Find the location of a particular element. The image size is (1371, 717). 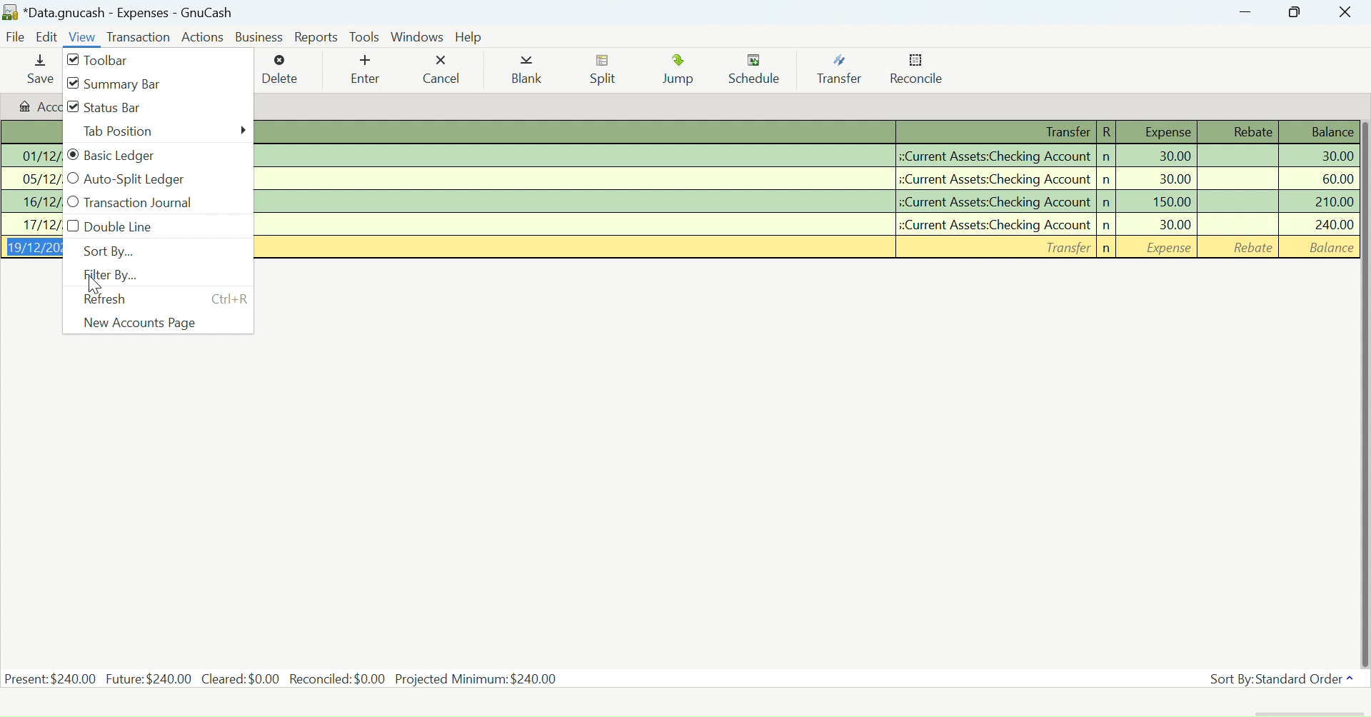

Windows is located at coordinates (418, 36).